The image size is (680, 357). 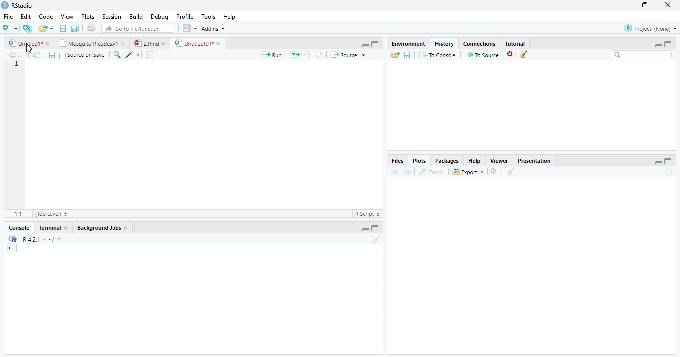 I want to click on Pages, so click(x=150, y=55).